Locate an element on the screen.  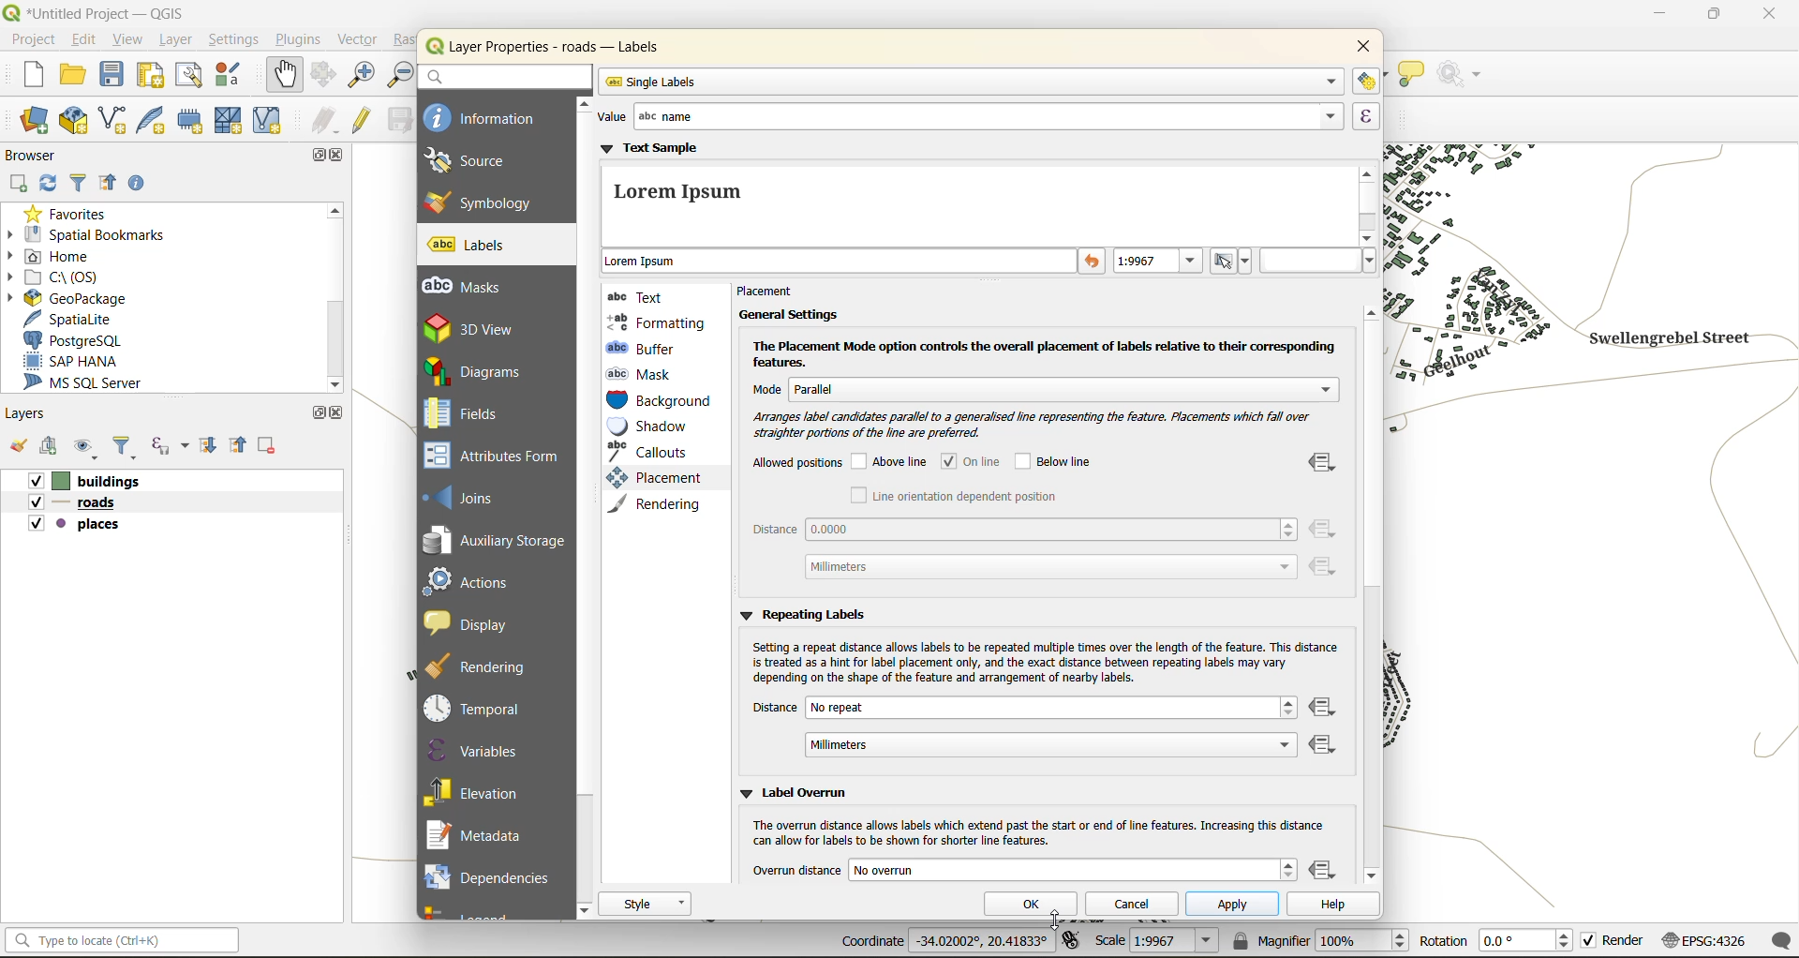
plugins is located at coordinates (299, 42).